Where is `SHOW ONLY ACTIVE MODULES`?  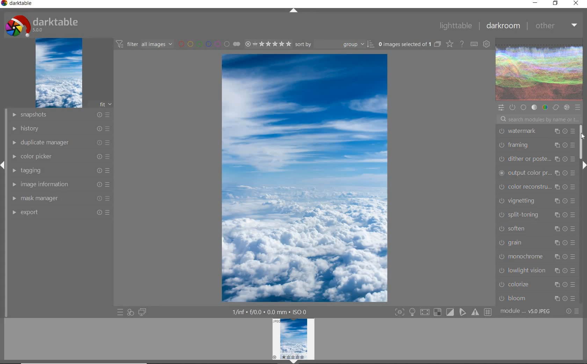
SHOW ONLY ACTIVE MODULES is located at coordinates (513, 107).